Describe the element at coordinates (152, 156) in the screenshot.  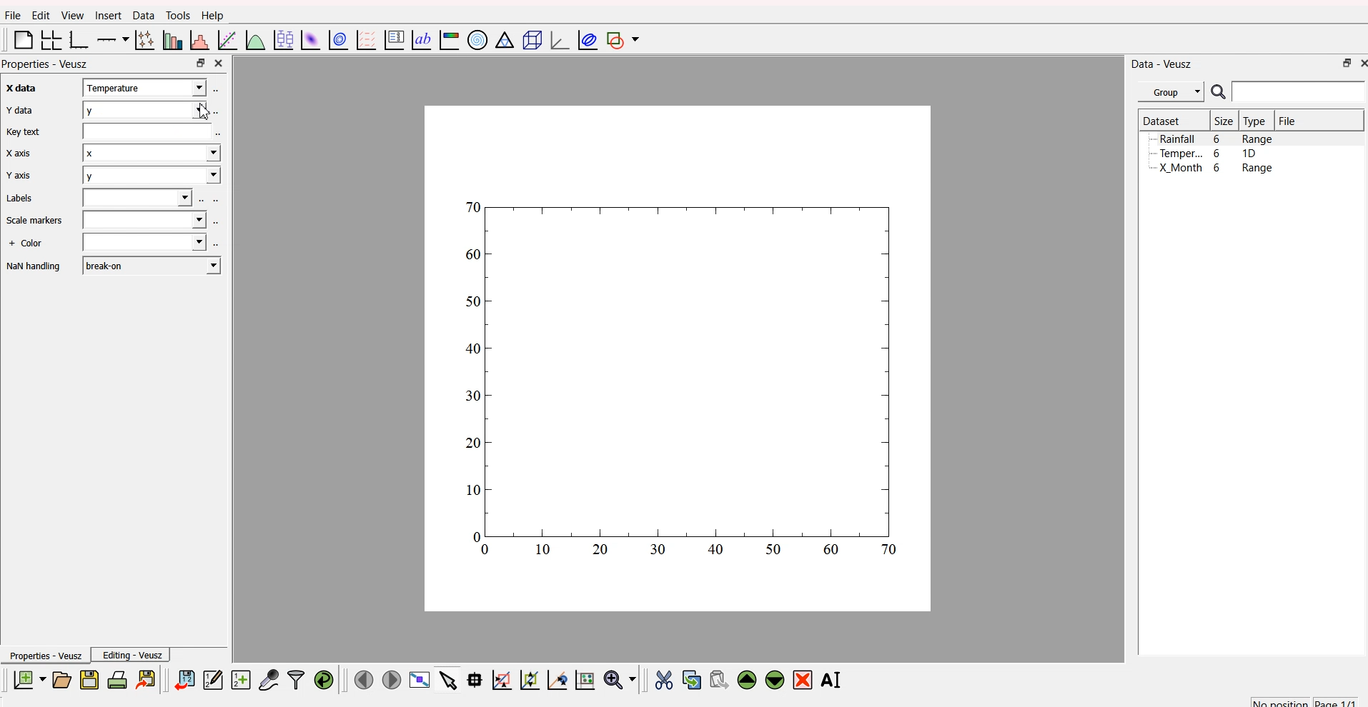
I see `x` at that location.